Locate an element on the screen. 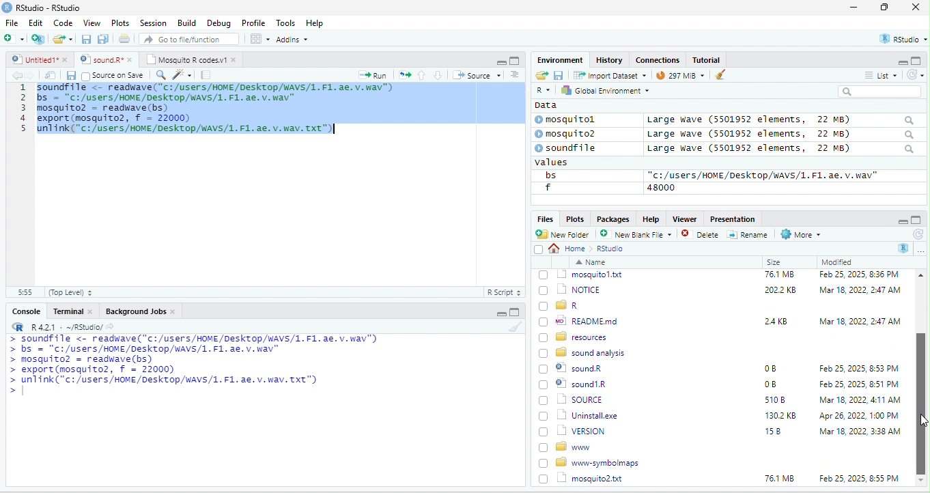 The height and width of the screenshot is (493, 930). Adonns  is located at coordinates (292, 42).